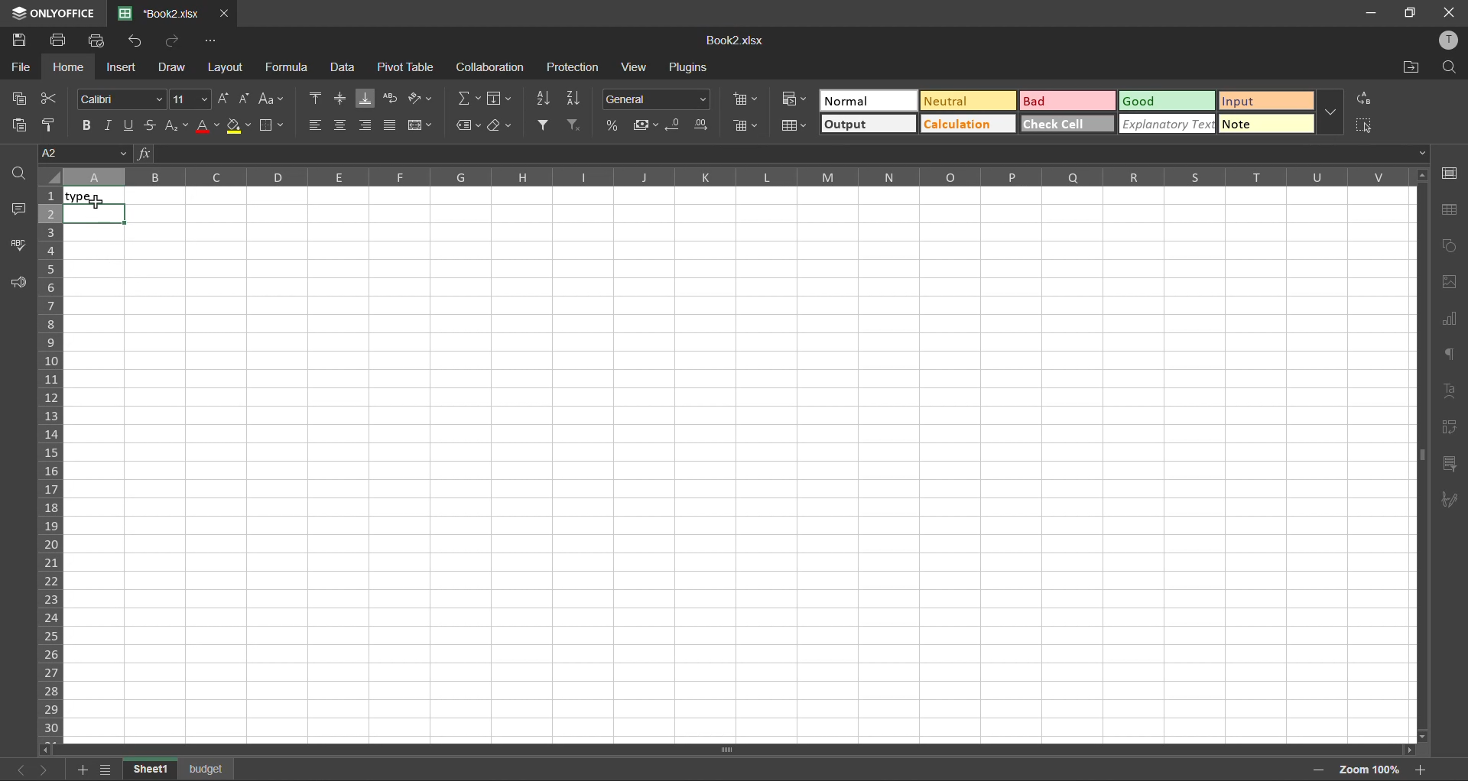  Describe the element at coordinates (1451, 170) in the screenshot. I see `cell settings` at that location.